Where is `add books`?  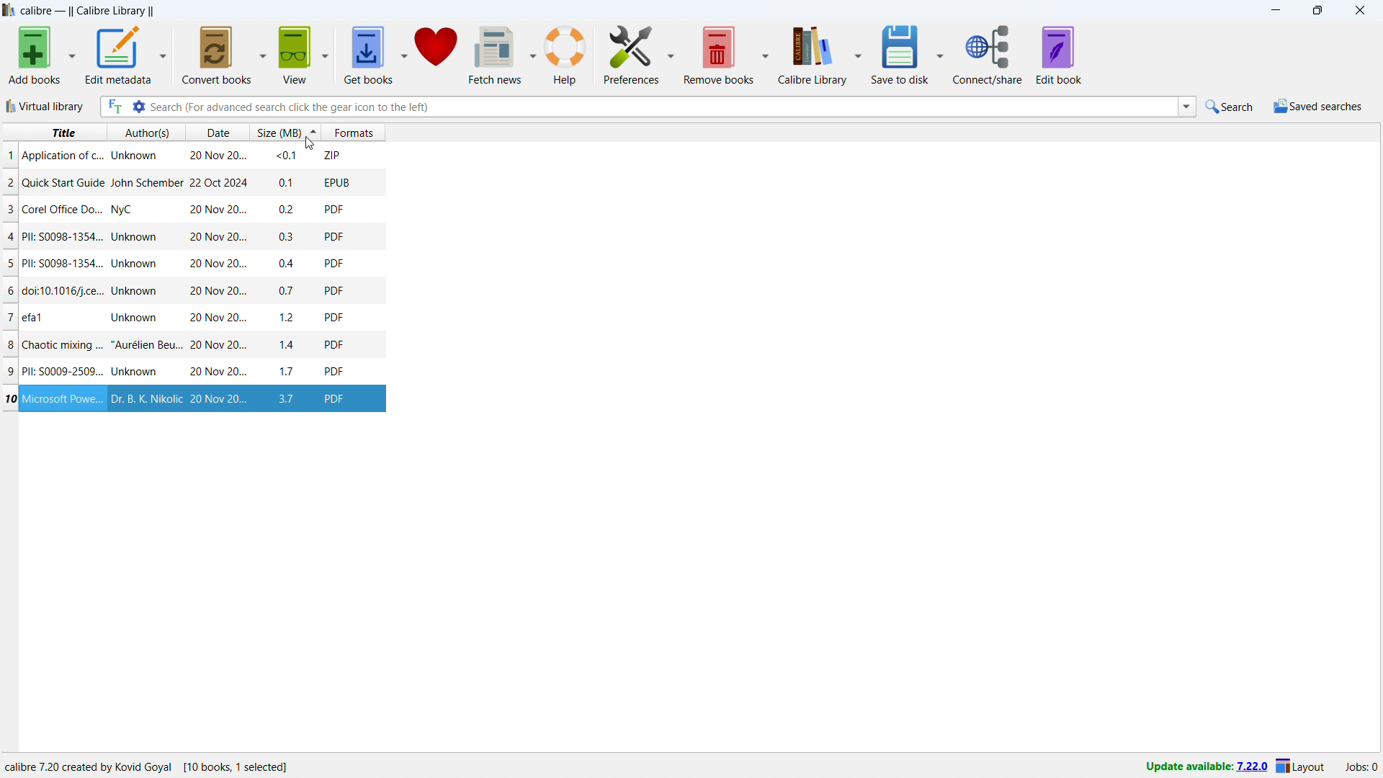
add books is located at coordinates (35, 55).